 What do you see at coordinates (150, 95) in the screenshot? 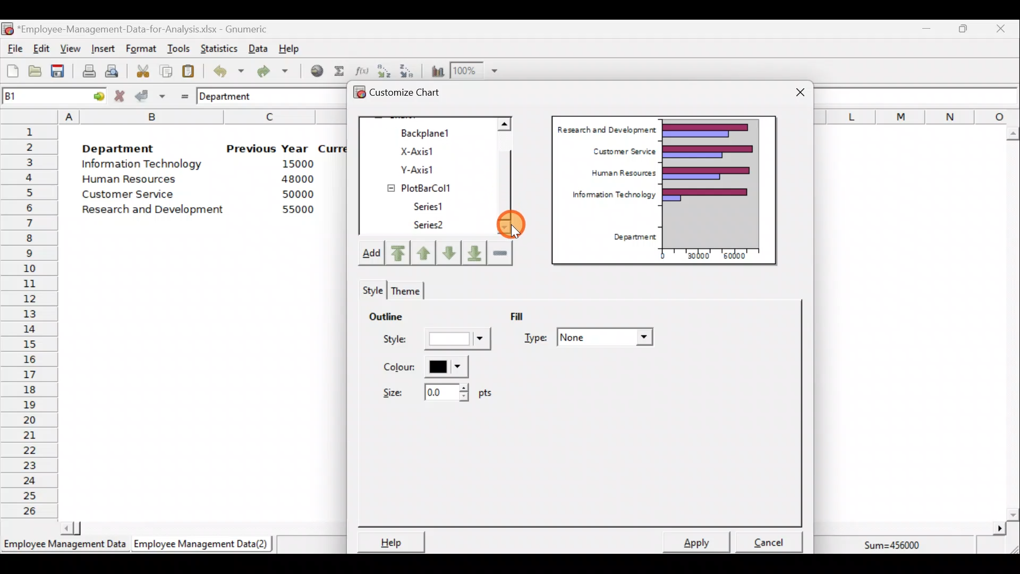
I see `Accept change` at bounding box center [150, 95].